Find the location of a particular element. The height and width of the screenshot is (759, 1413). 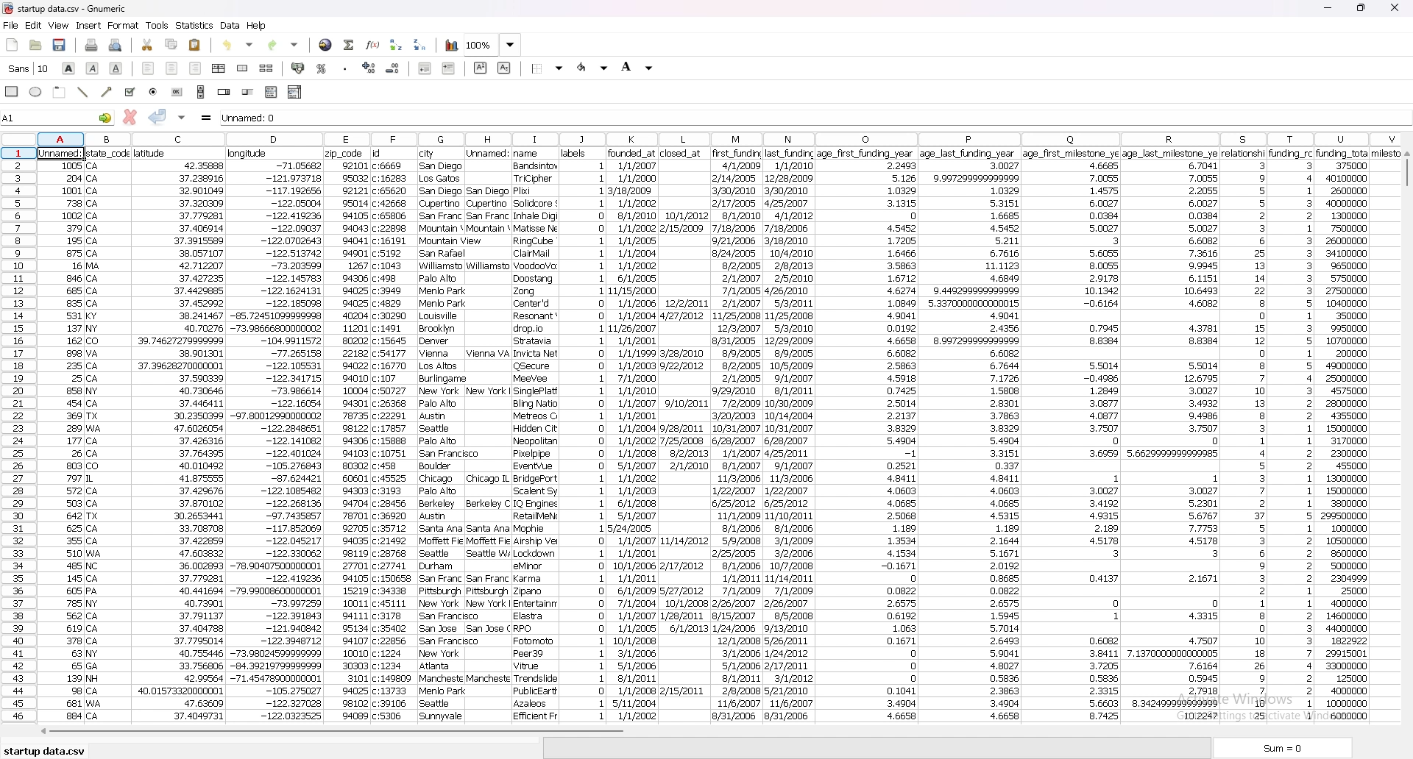

cursor description is located at coordinates (36, 70).